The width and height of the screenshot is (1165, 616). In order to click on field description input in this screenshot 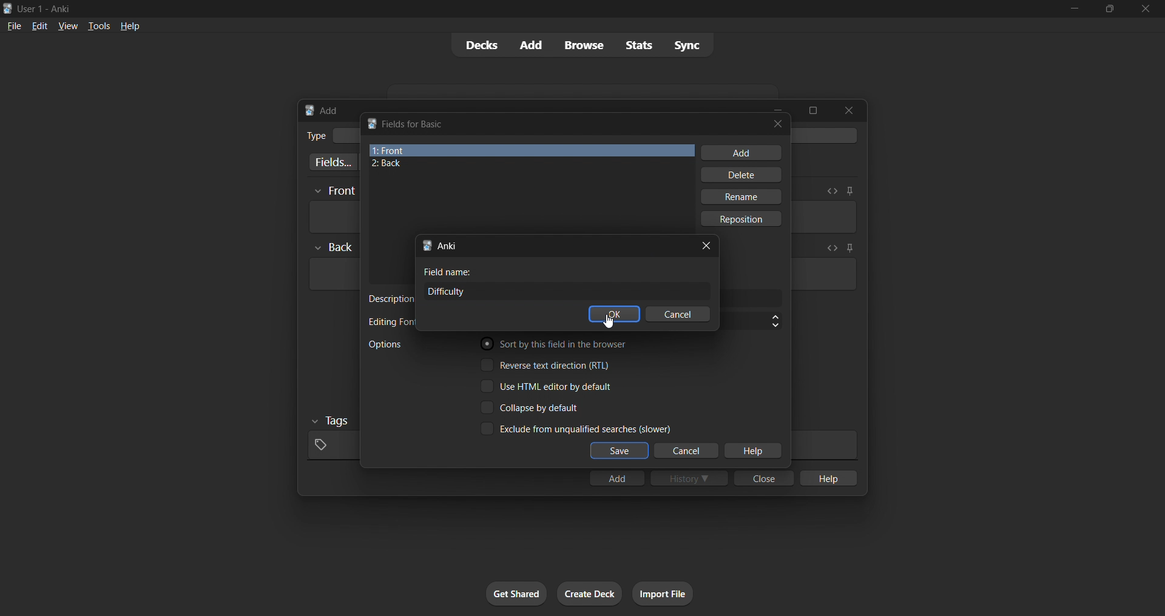, I will do `click(752, 299)`.